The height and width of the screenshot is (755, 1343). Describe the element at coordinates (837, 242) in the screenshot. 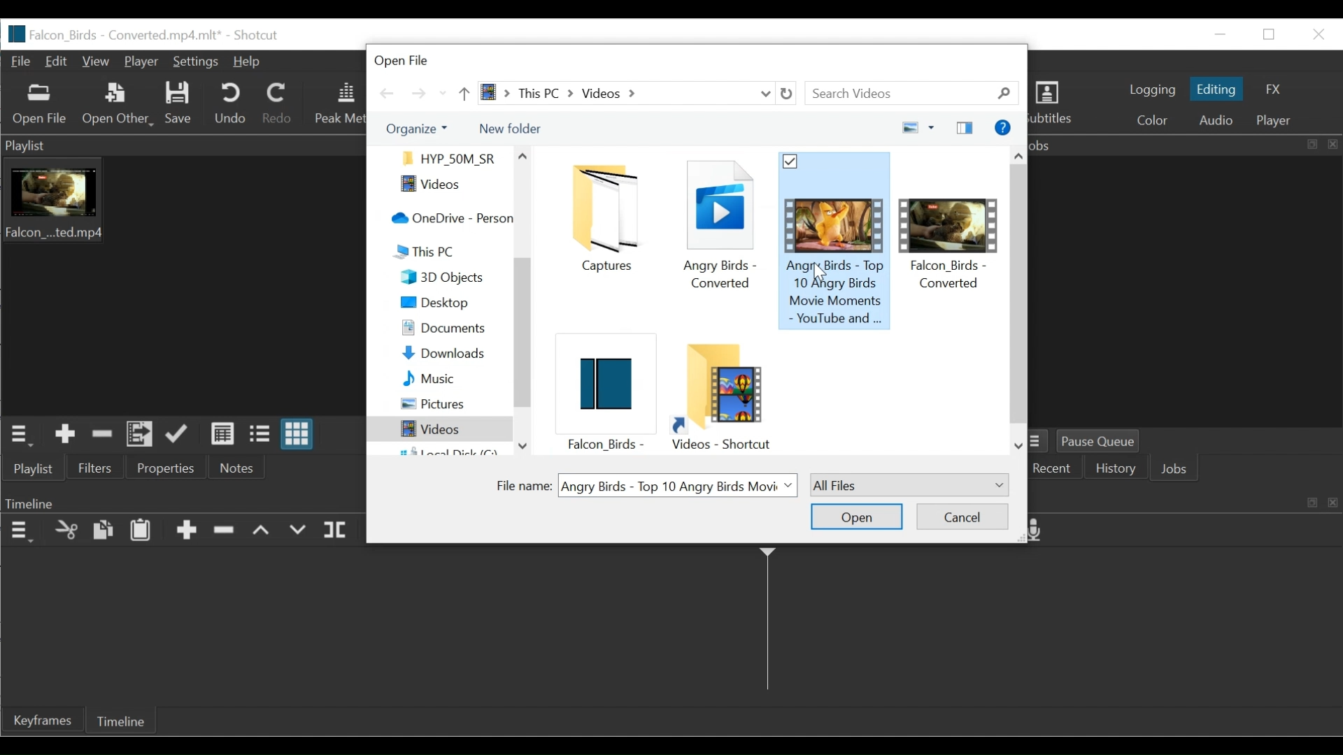

I see `angry birds -top 10 angrybirds movie movements - youtube and _` at that location.